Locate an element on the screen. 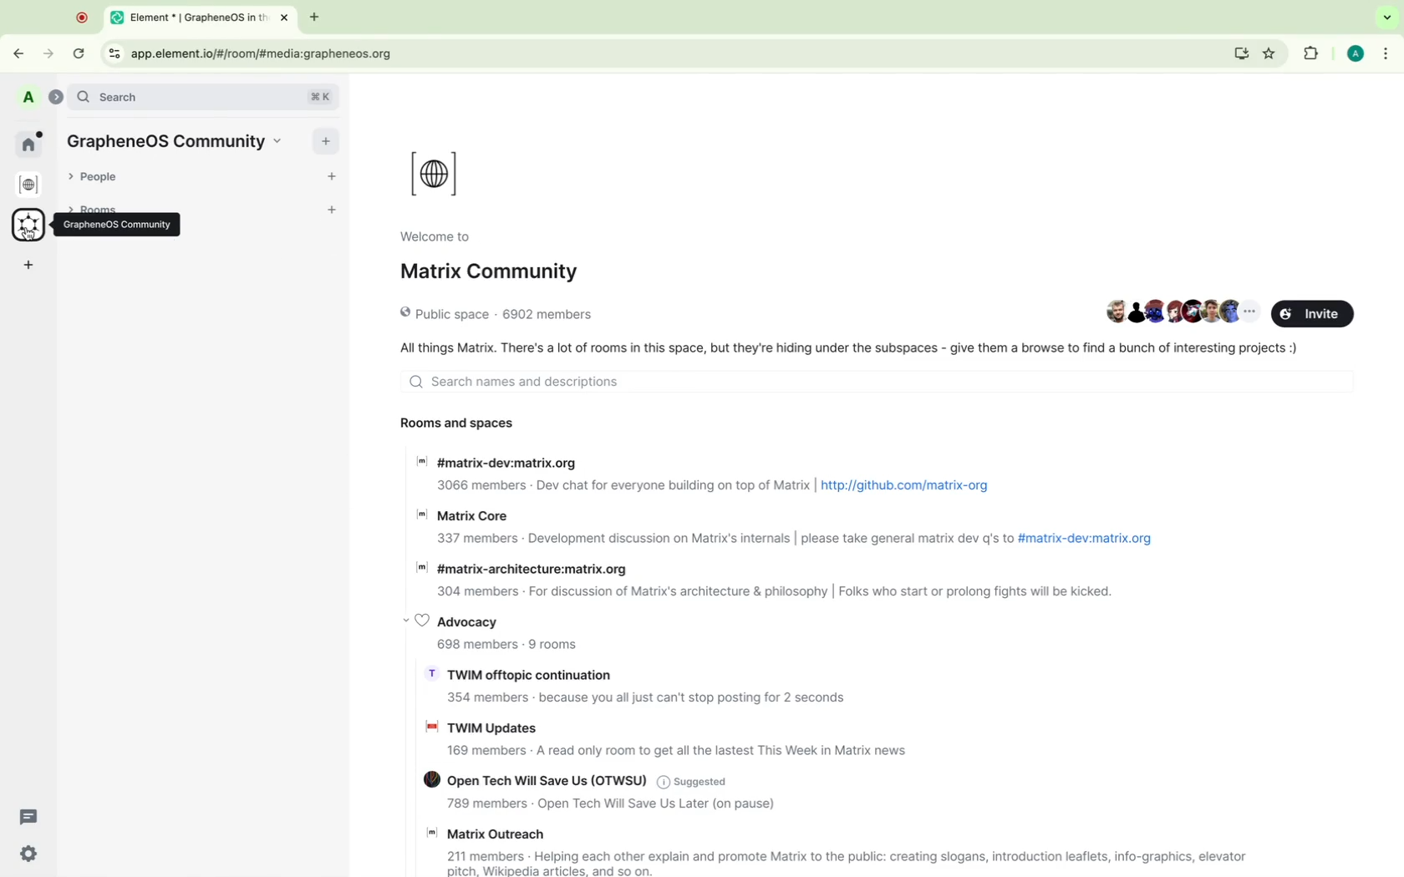  search bar is located at coordinates (206, 95).